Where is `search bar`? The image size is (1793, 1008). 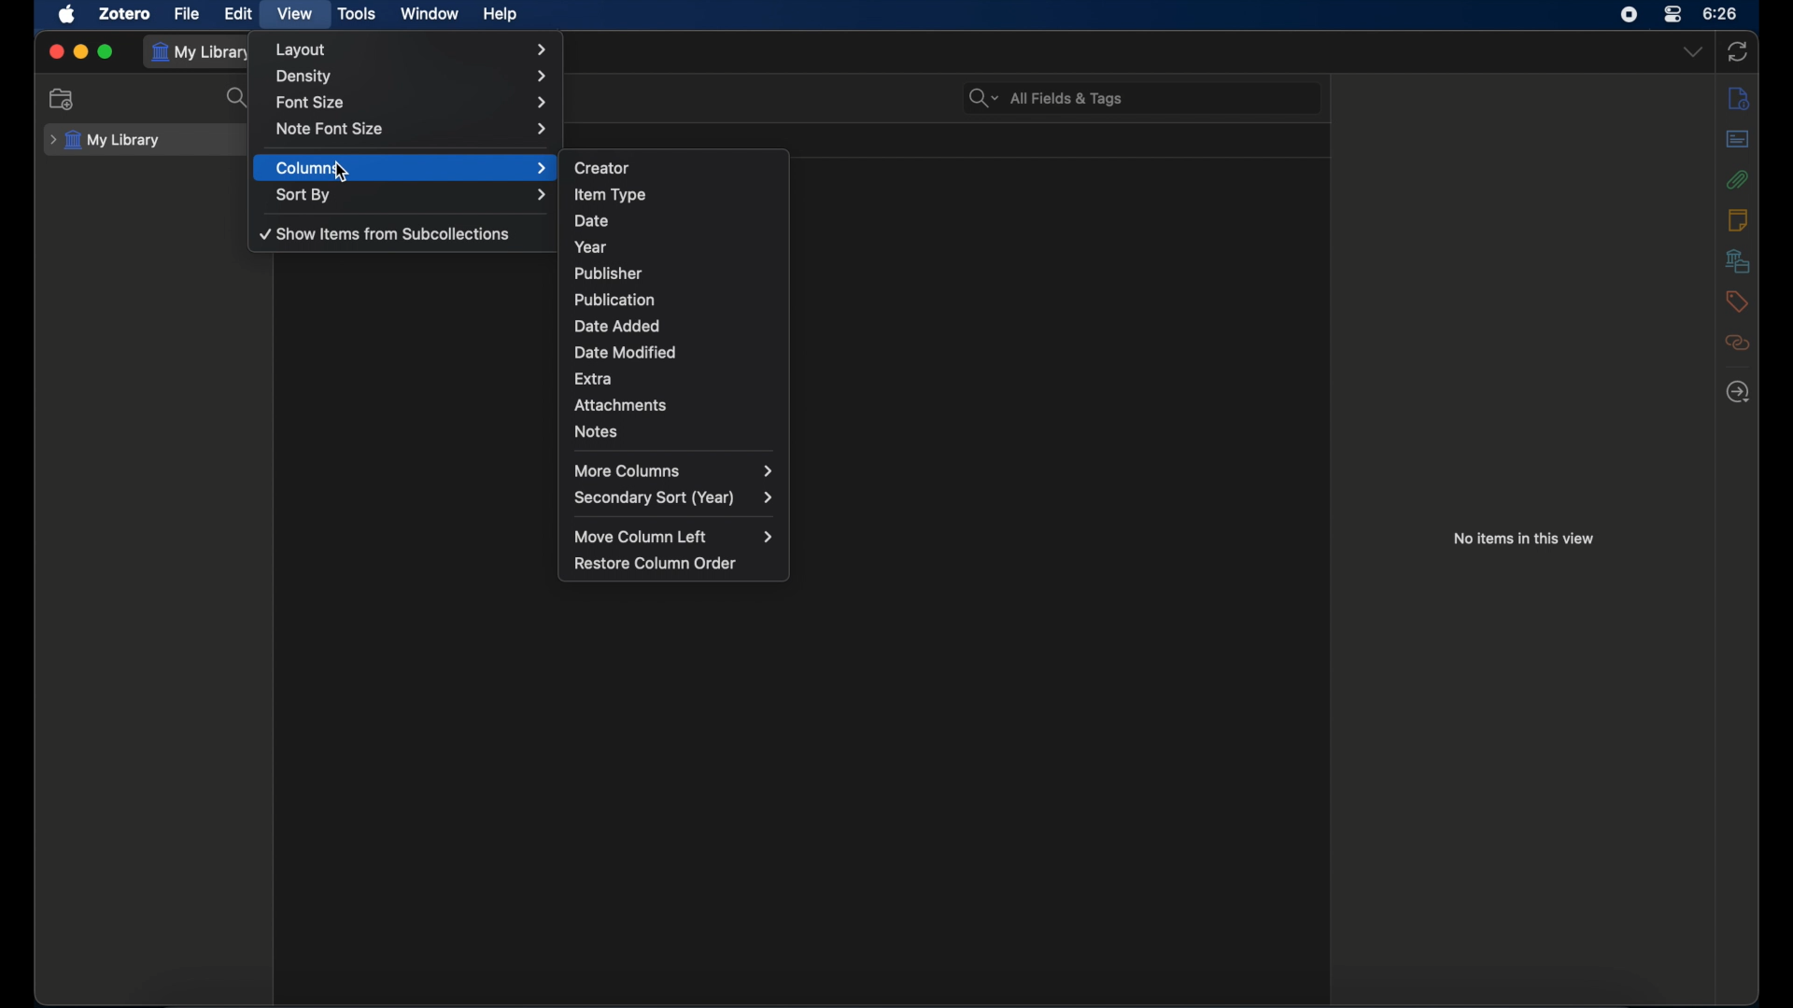
search bar is located at coordinates (1044, 99).